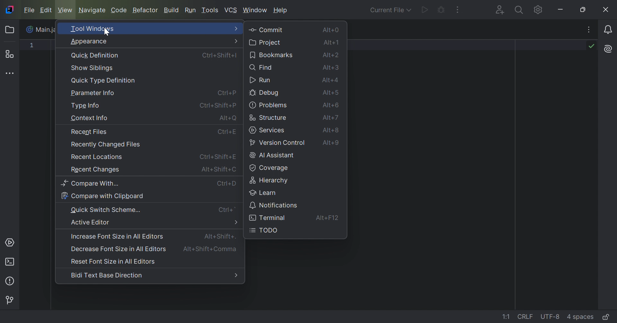 The image size is (617, 323). I want to click on Bookmarks, so click(272, 55).